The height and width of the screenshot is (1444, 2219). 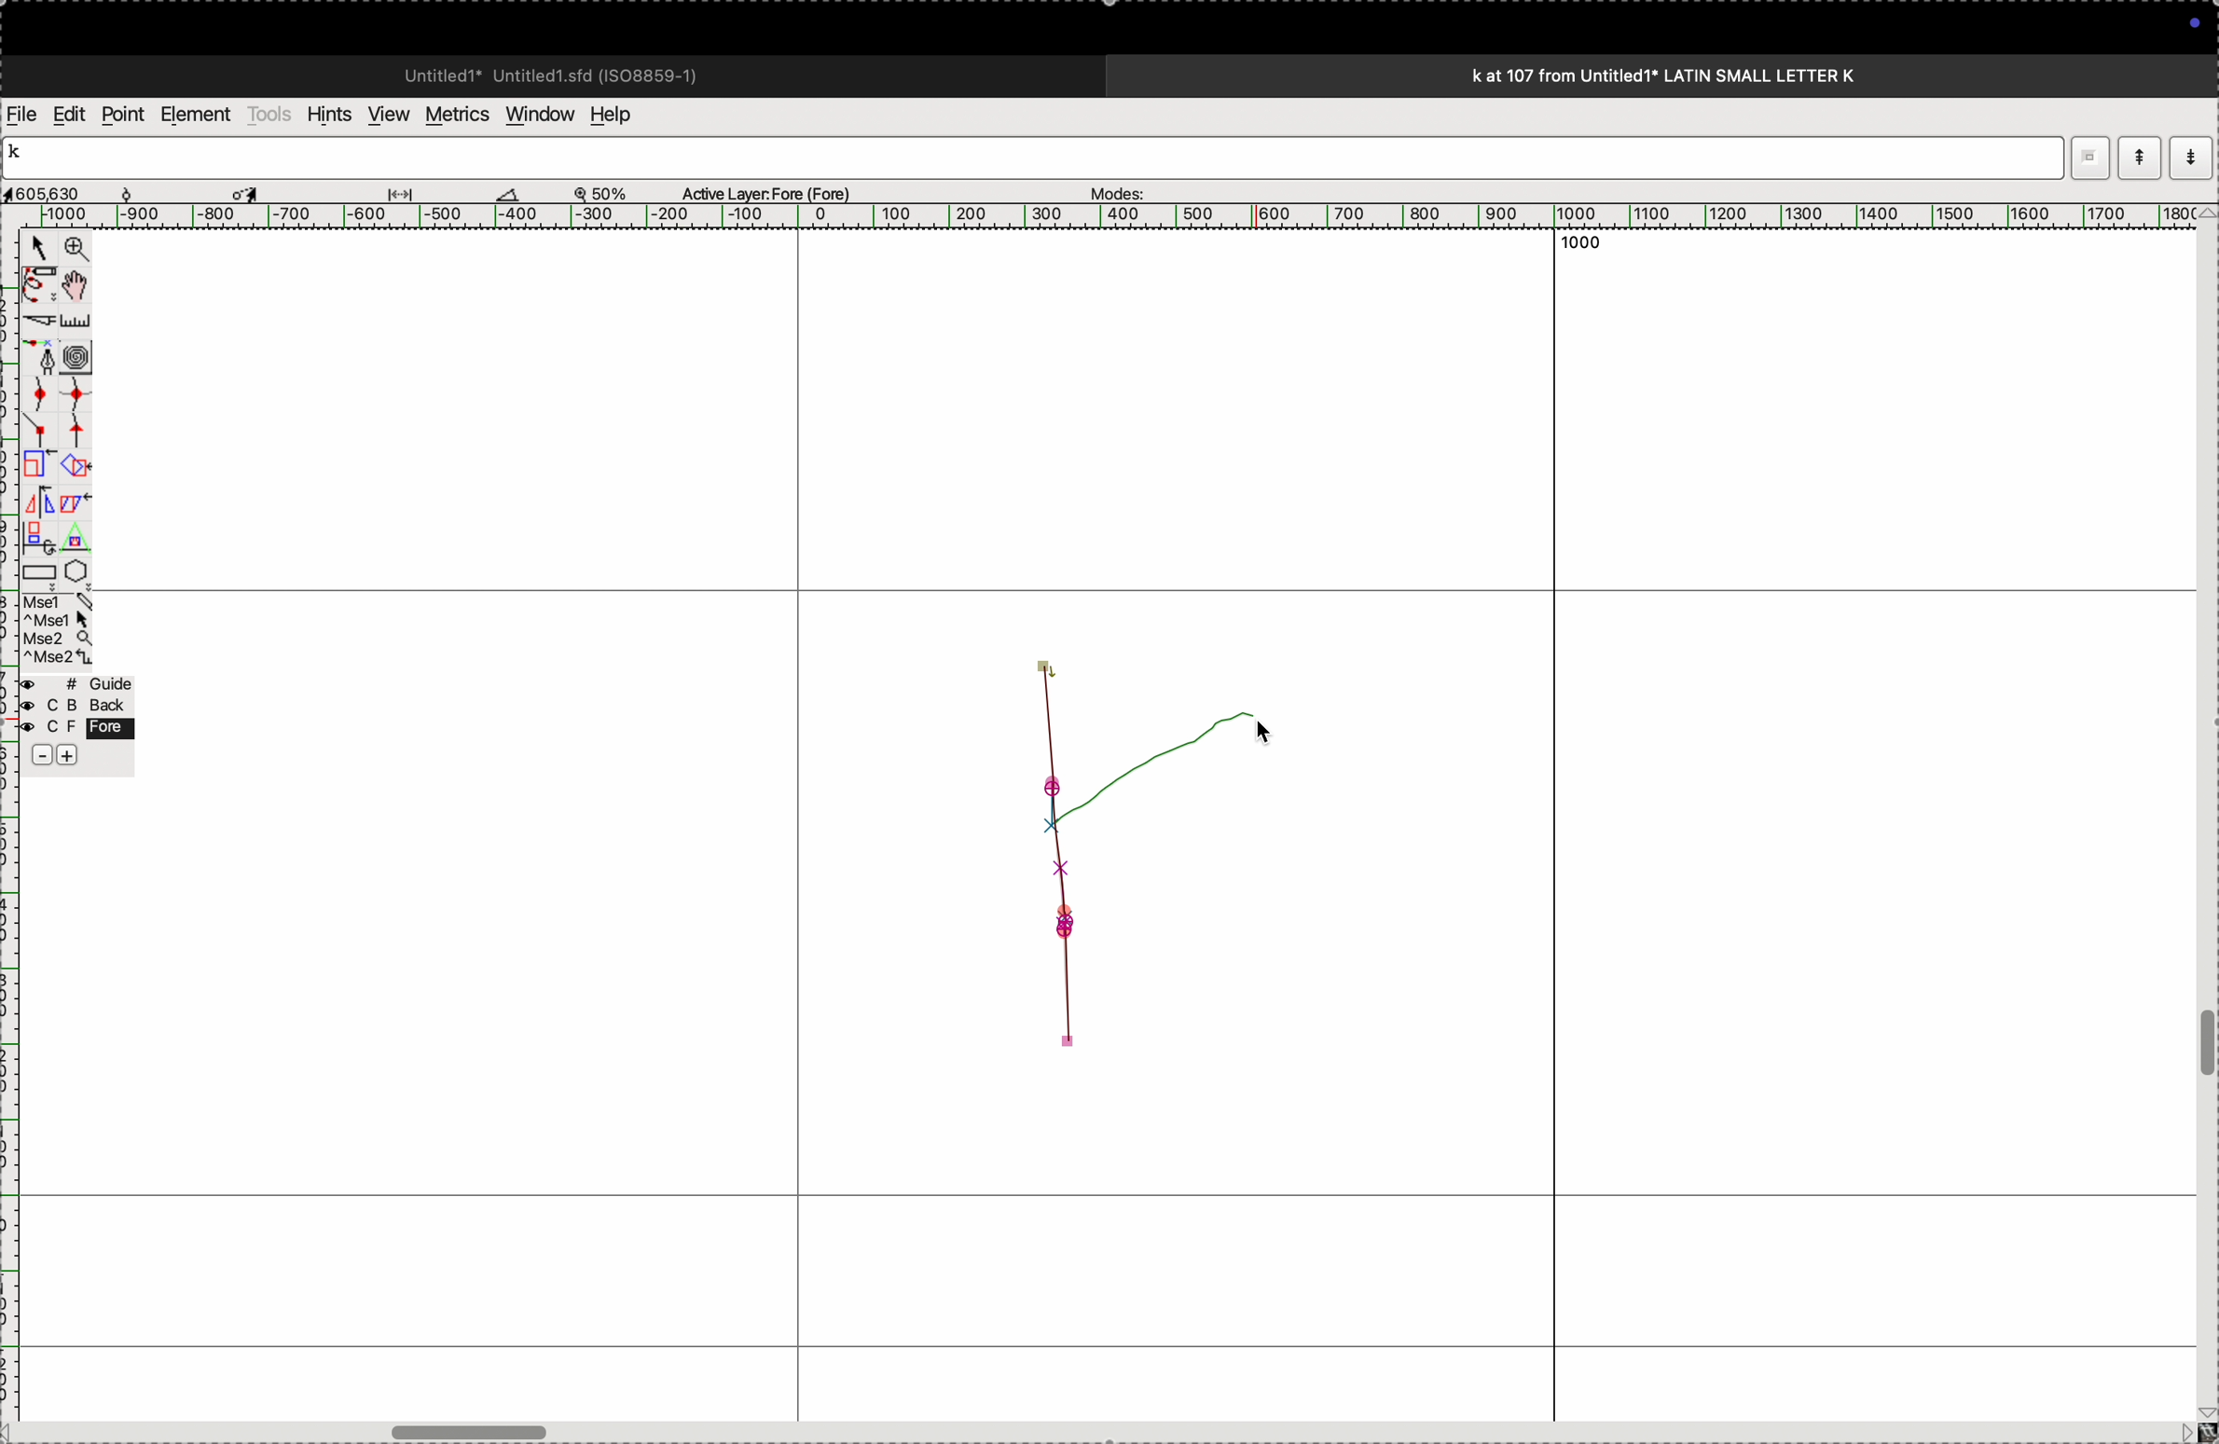 I want to click on title, so click(x=1714, y=75).